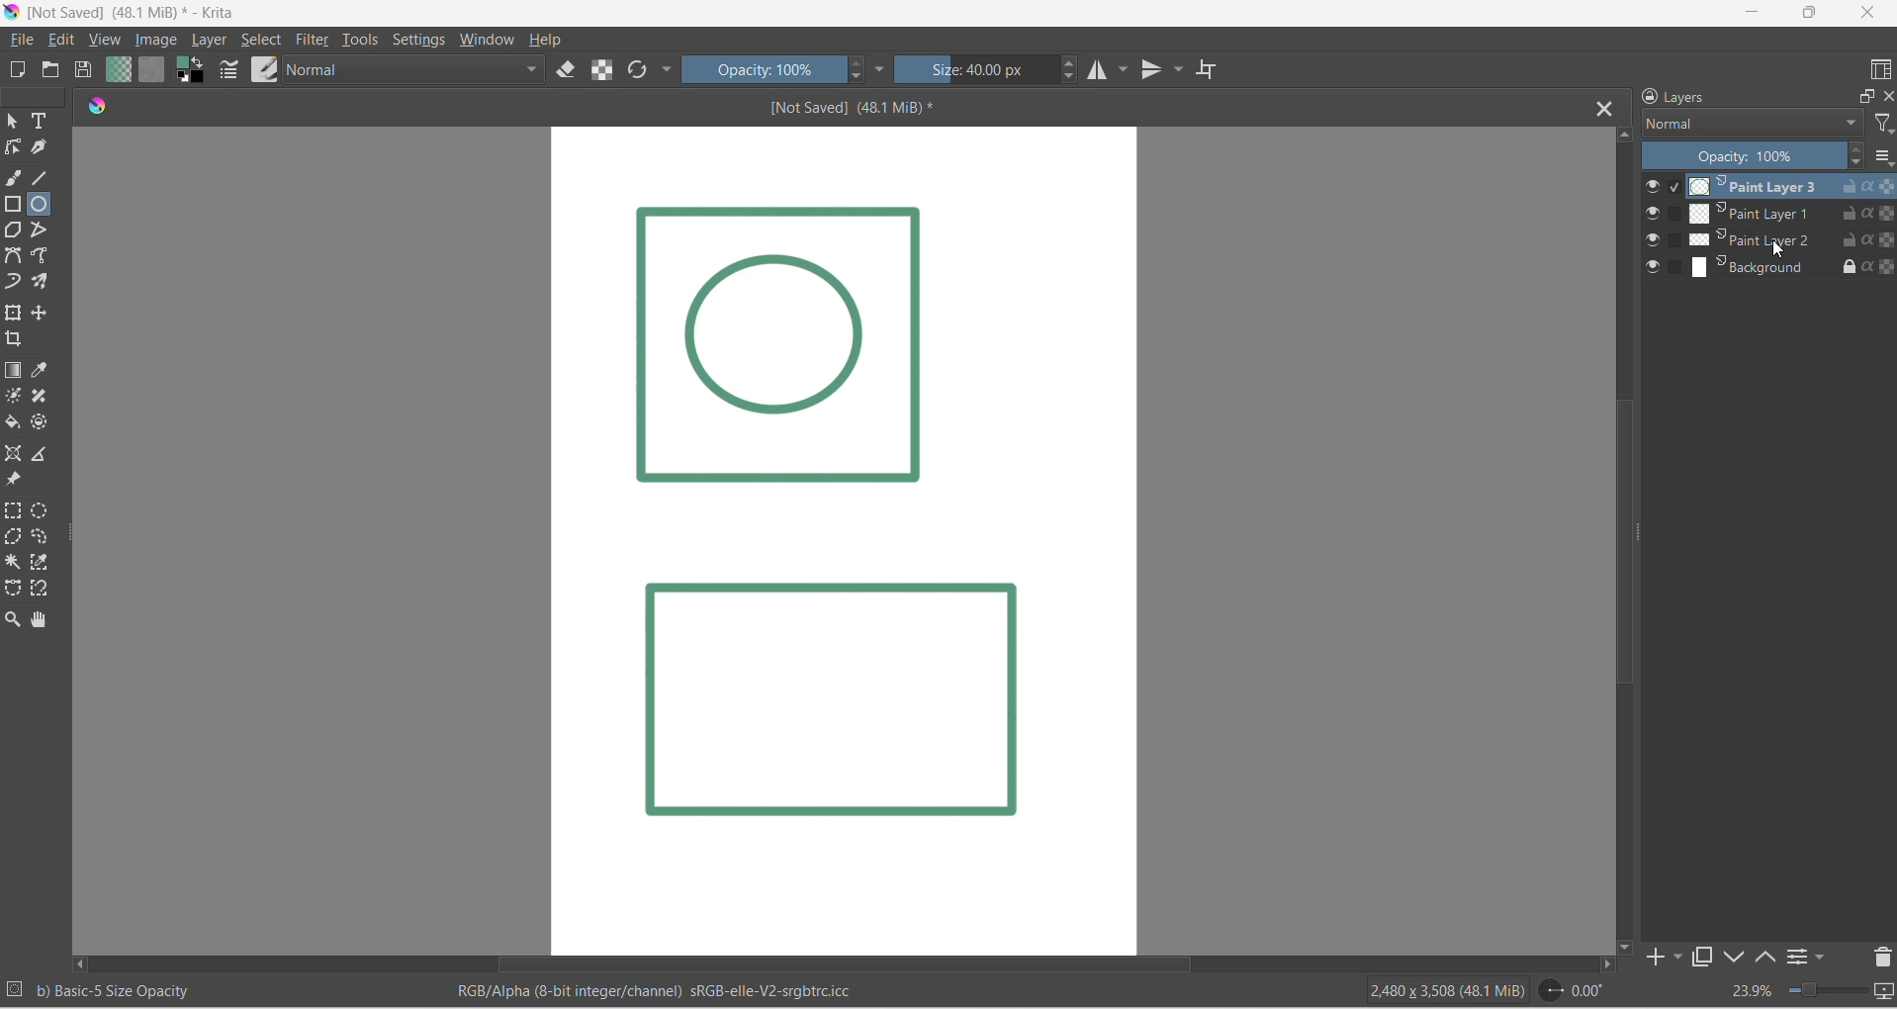 The image size is (1897, 1009). Describe the element at coordinates (41, 591) in the screenshot. I see `magnetic curve selection tool` at that location.